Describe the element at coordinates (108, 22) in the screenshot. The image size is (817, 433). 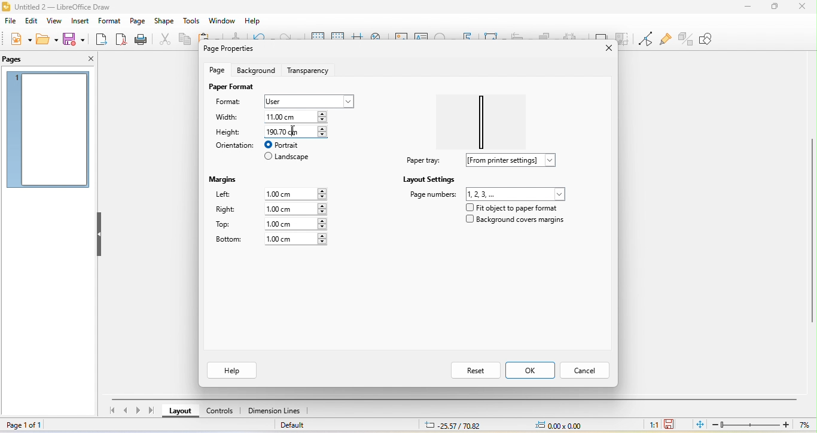
I see `format` at that location.